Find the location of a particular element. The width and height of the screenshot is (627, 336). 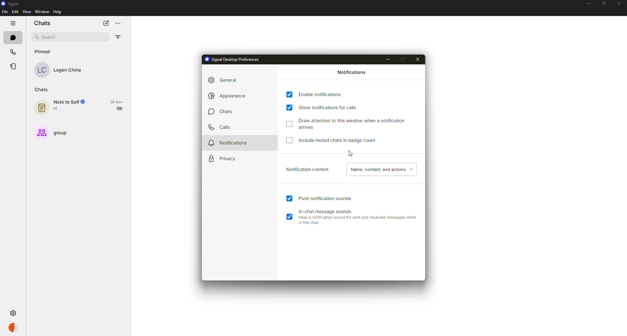

minimize is located at coordinates (590, 3).